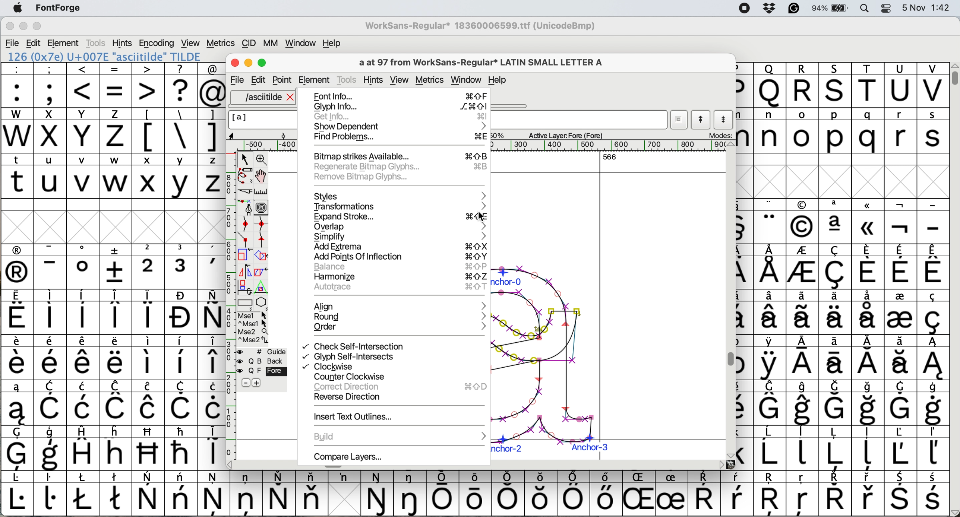 Image resolution: width=960 pixels, height=517 pixels. I want to click on symbol, so click(573, 494).